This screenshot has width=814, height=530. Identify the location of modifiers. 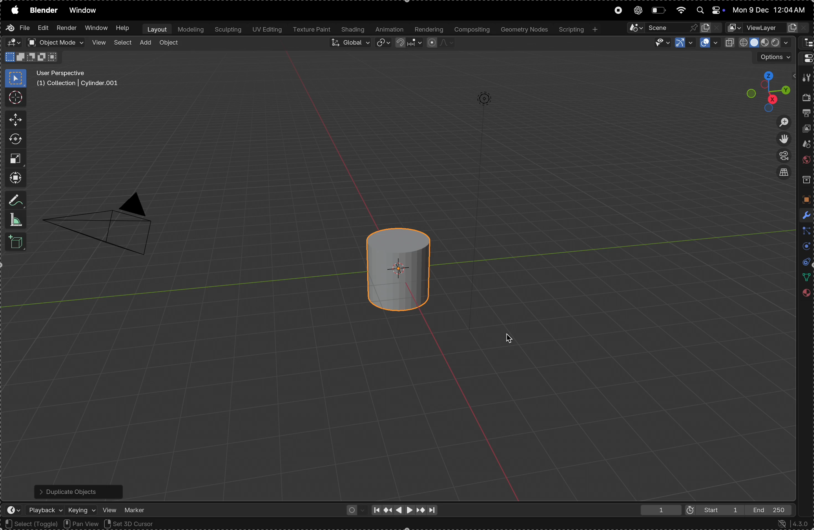
(804, 214).